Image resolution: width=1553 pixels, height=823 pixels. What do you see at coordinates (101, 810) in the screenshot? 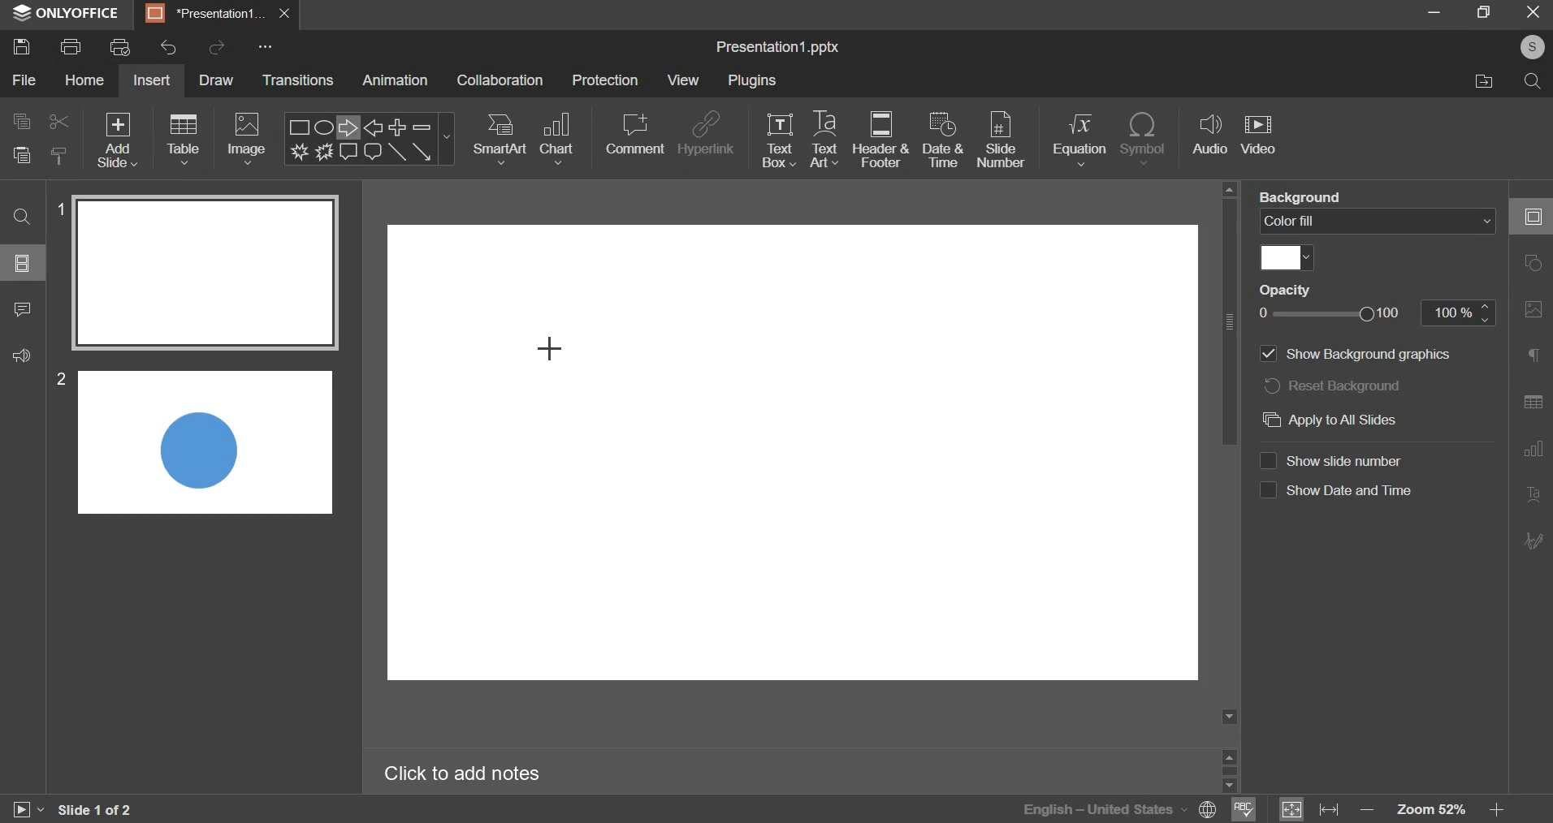
I see `slide 1 of 2` at bounding box center [101, 810].